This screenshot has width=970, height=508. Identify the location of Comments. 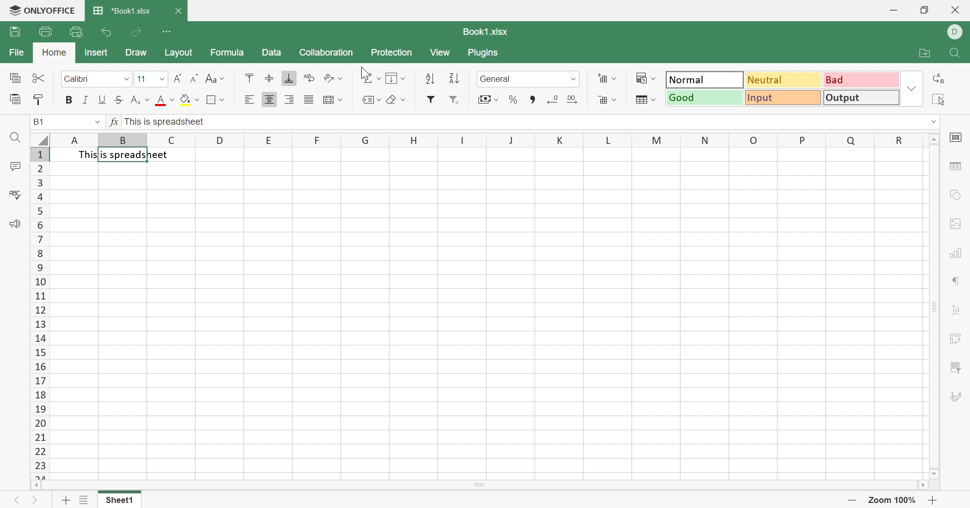
(15, 166).